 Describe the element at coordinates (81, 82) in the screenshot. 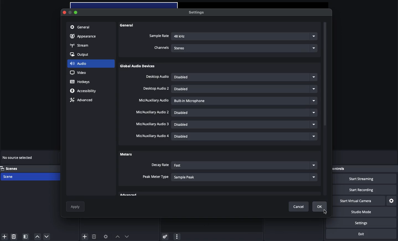

I see `Hotkeys` at that location.